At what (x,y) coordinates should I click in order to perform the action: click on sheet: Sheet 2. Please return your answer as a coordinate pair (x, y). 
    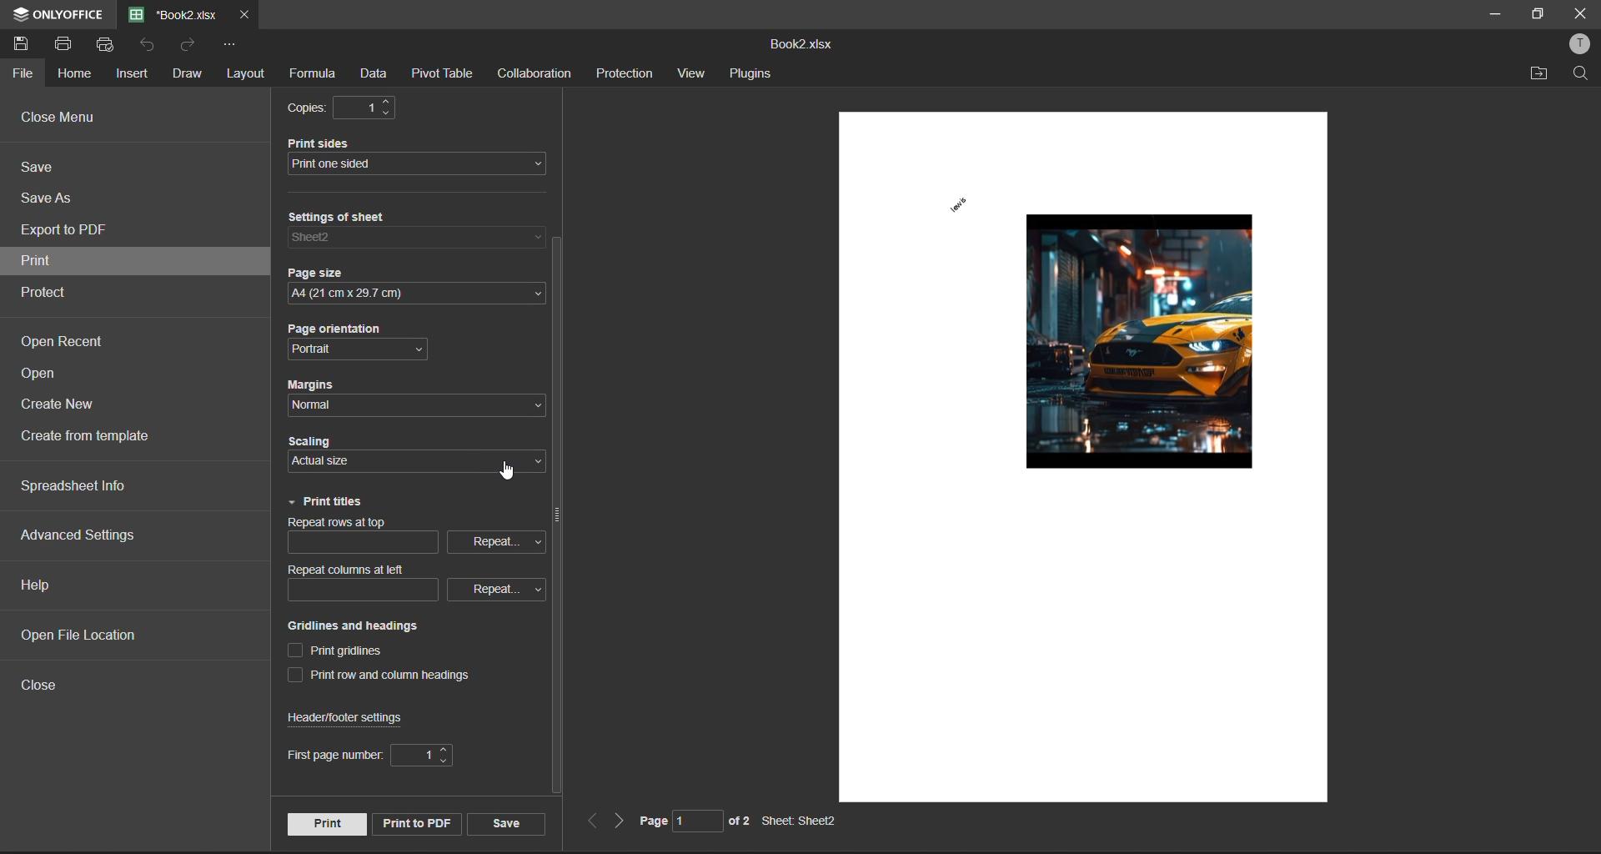
    Looking at the image, I should click on (803, 821).